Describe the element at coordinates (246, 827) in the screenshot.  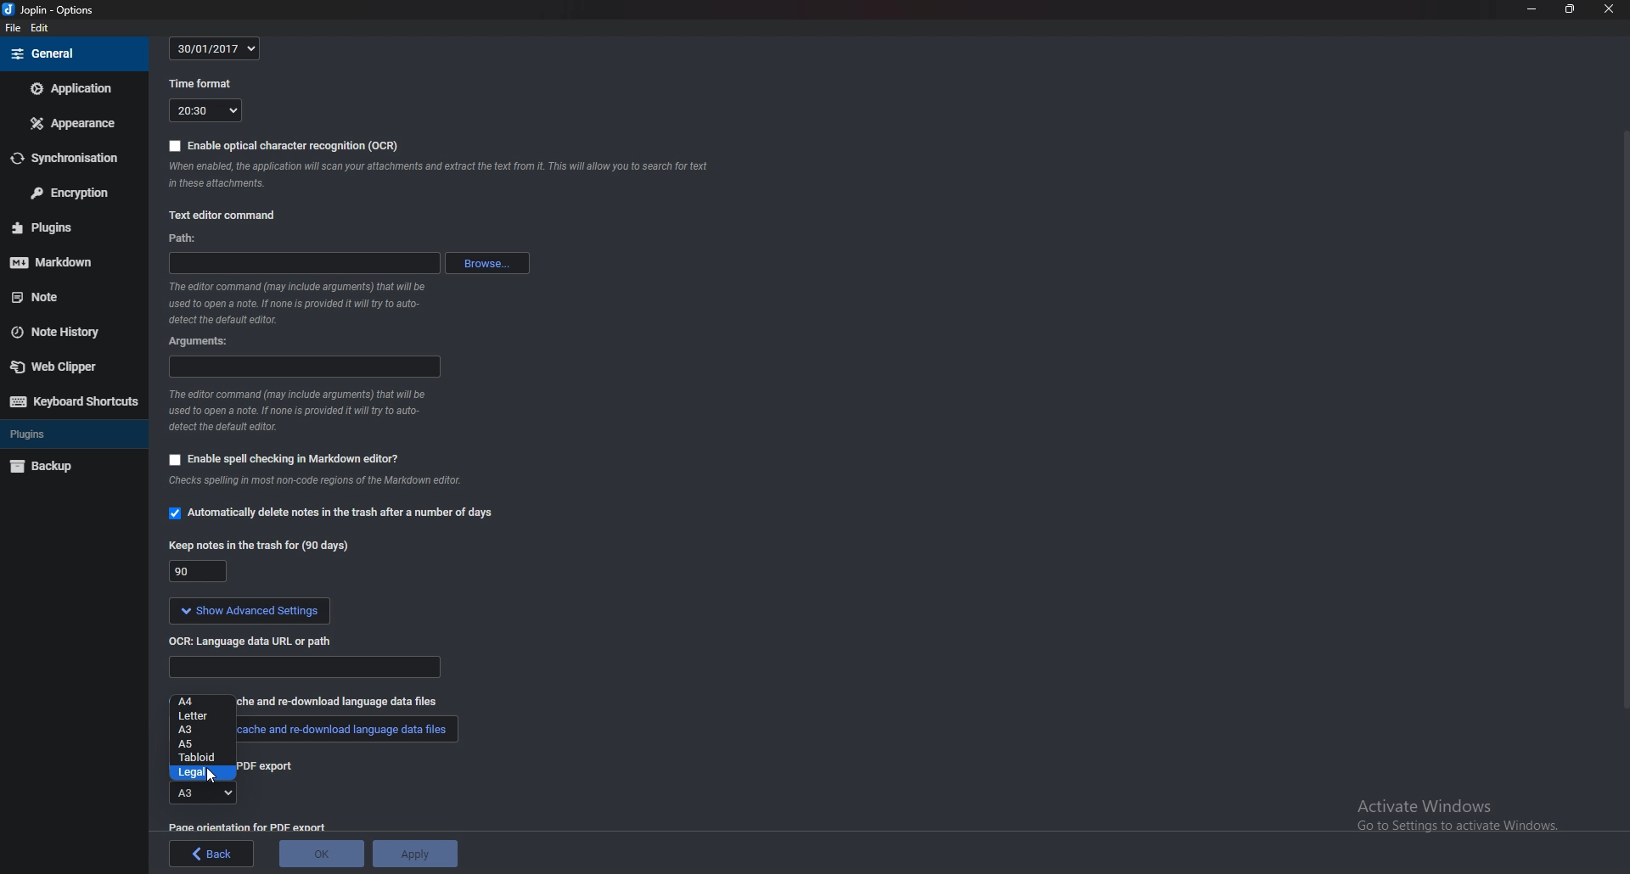
I see `page orientation for pdf export` at that location.